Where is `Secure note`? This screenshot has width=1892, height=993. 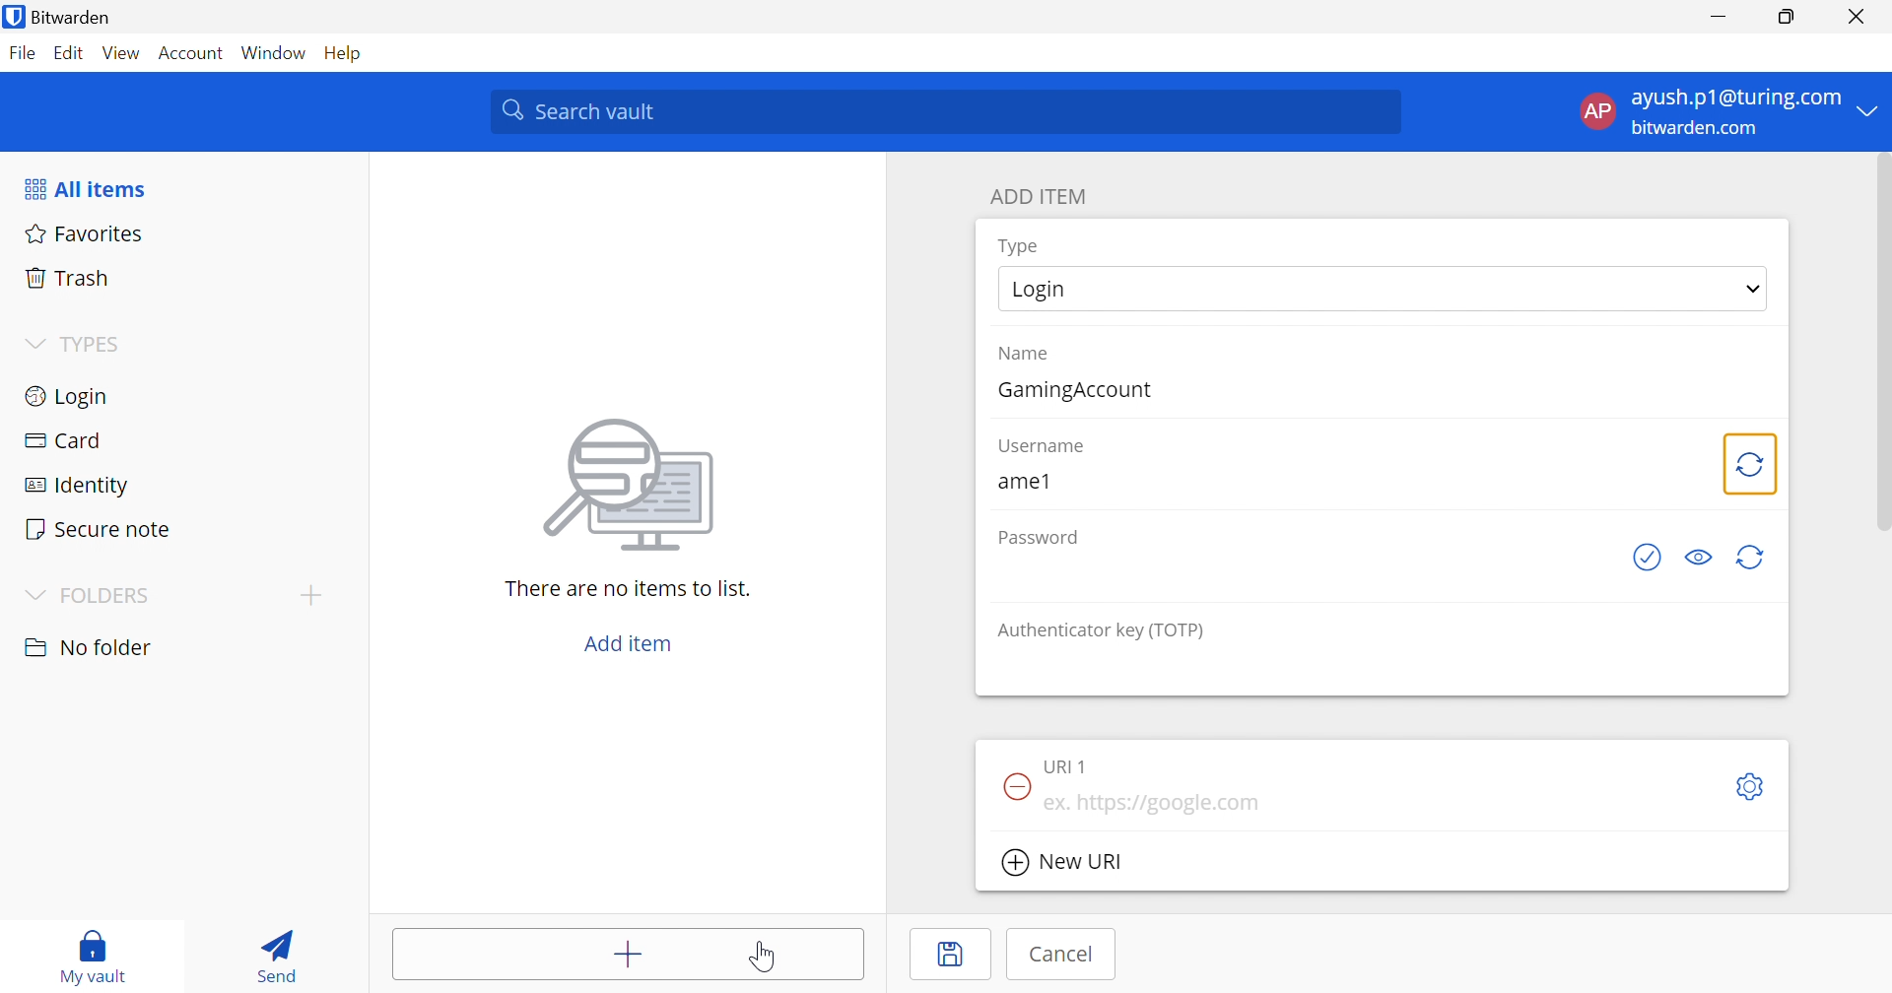
Secure note is located at coordinates (100, 527).